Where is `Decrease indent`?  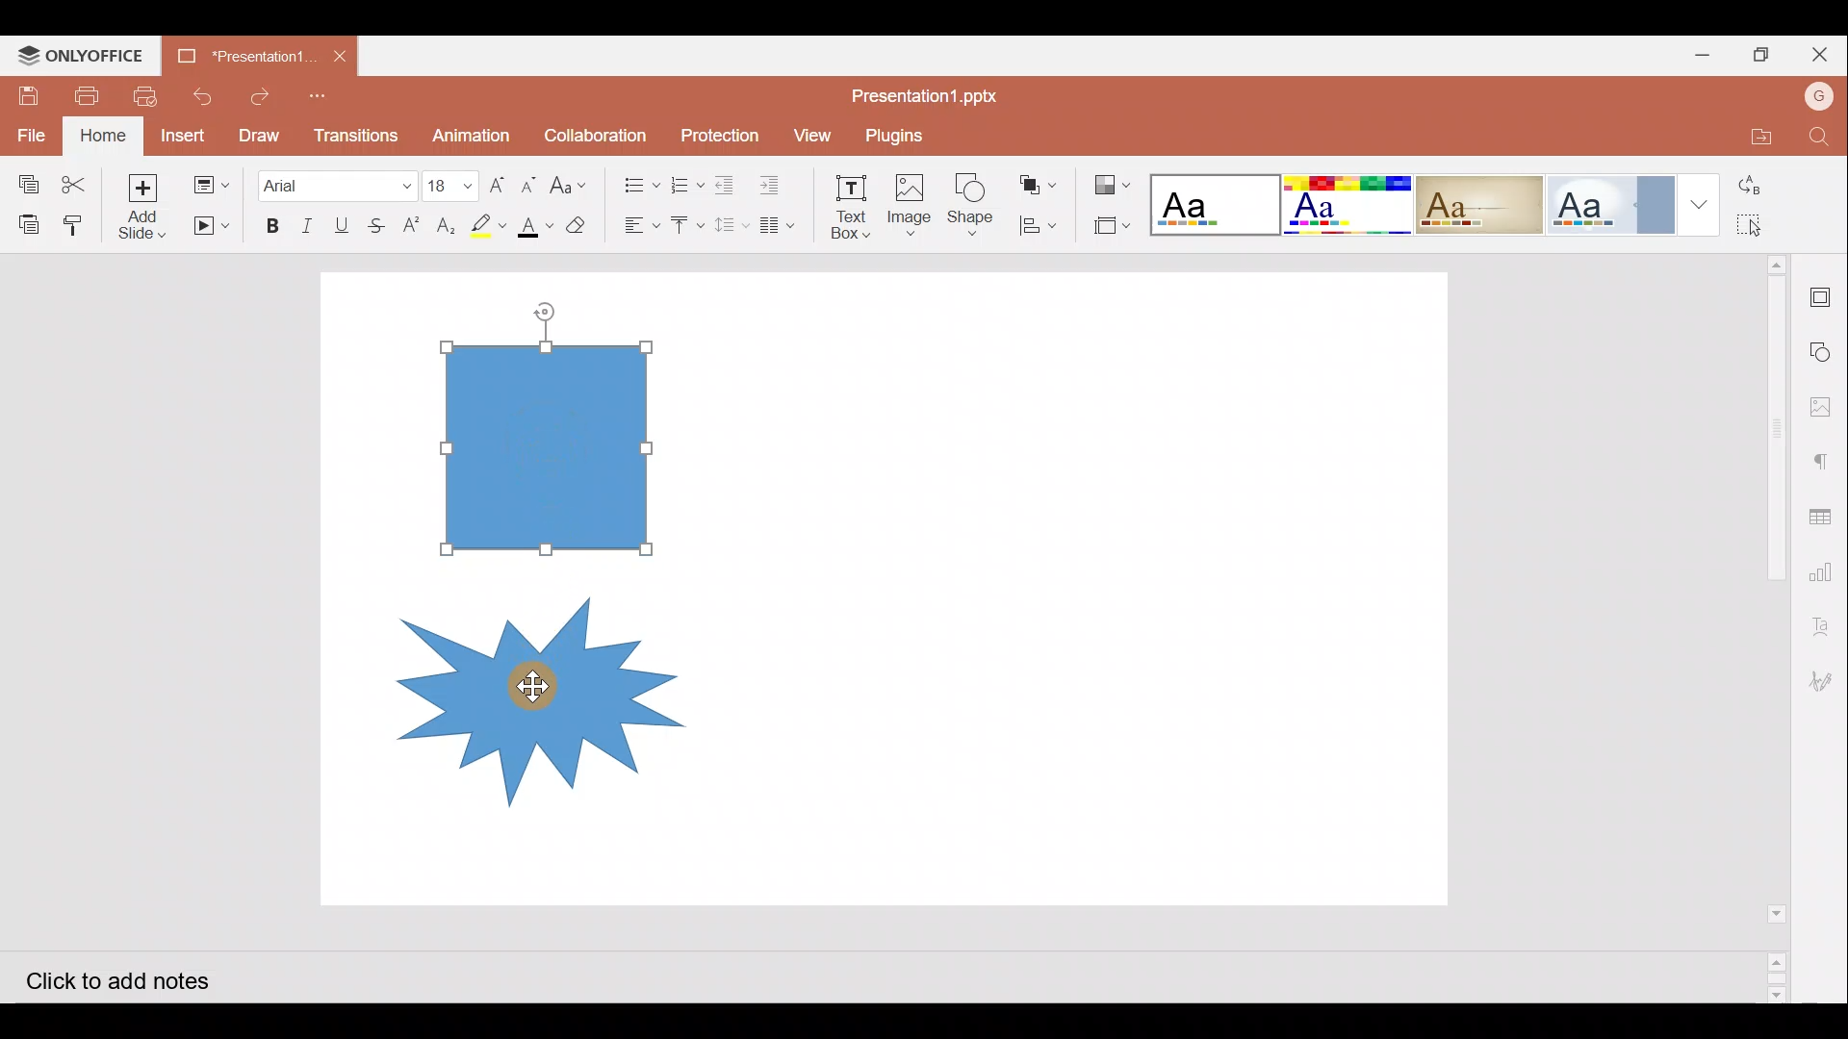 Decrease indent is located at coordinates (728, 182).